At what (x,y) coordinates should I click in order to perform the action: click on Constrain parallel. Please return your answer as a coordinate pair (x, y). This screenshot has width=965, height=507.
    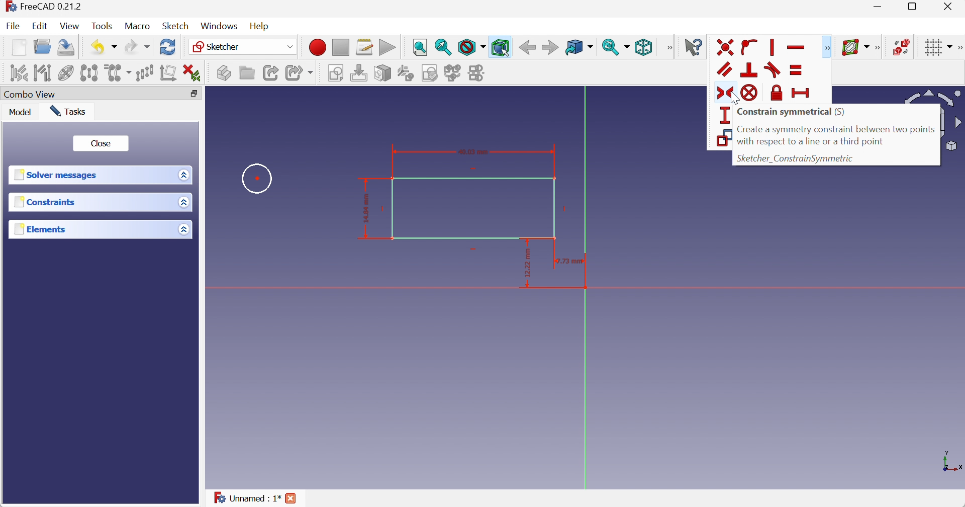
    Looking at the image, I should click on (726, 69).